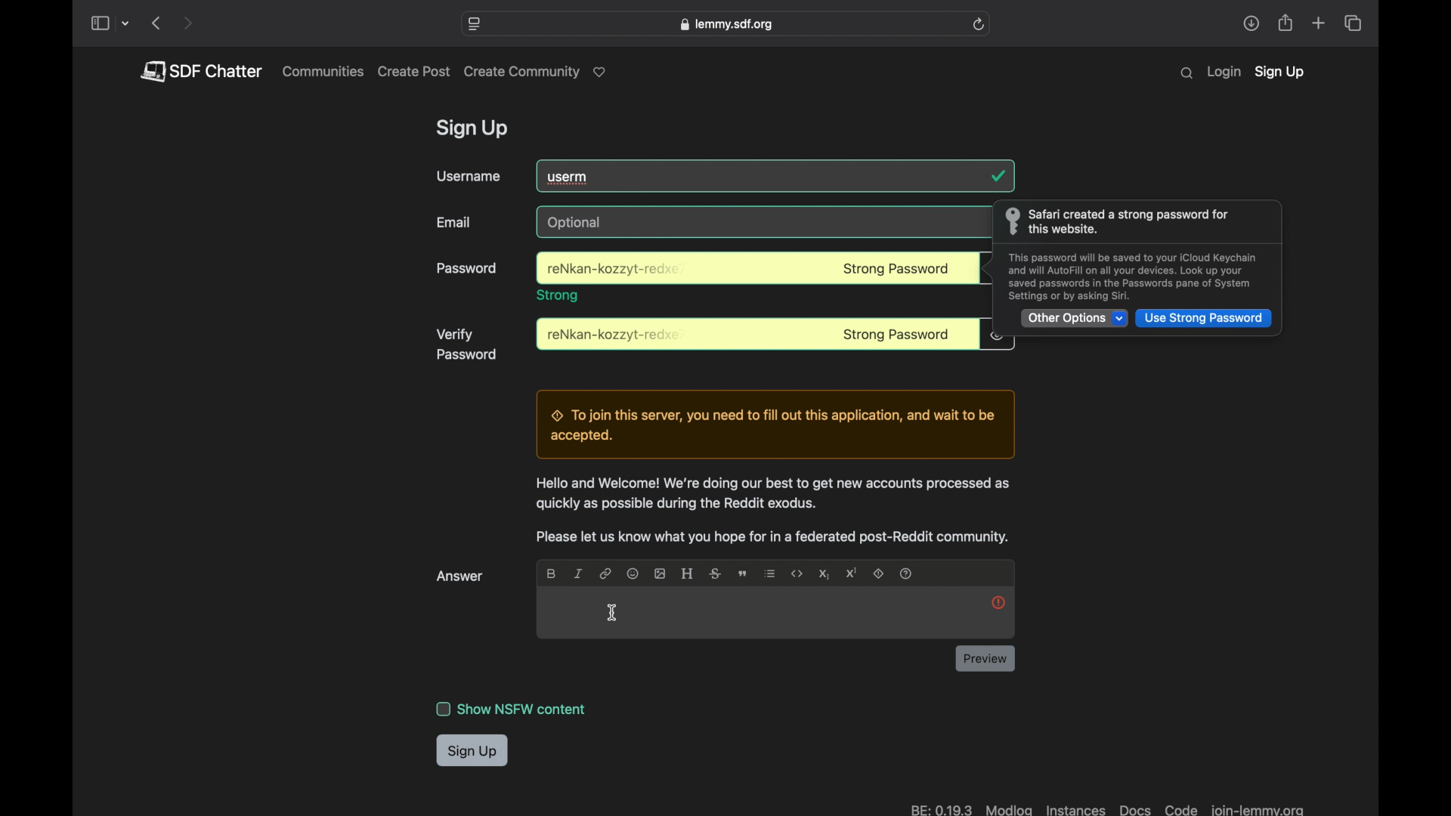  Describe the element at coordinates (1075, 318) in the screenshot. I see `other options` at that location.